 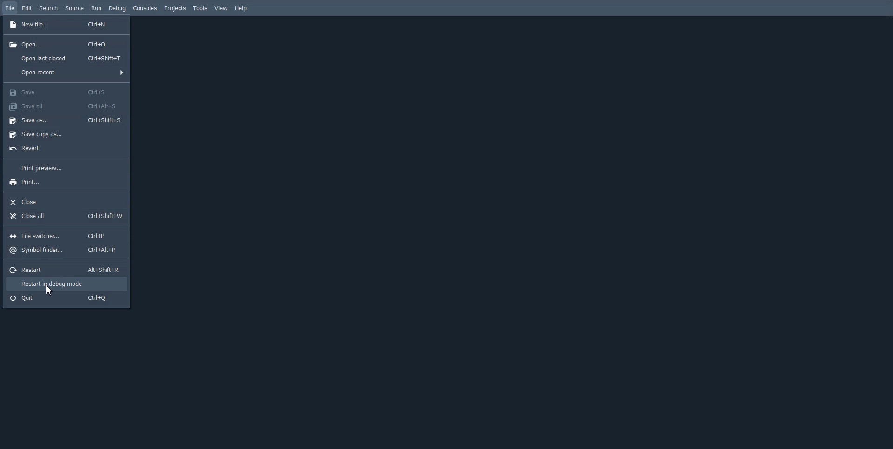 I want to click on Open recent, so click(x=65, y=72).